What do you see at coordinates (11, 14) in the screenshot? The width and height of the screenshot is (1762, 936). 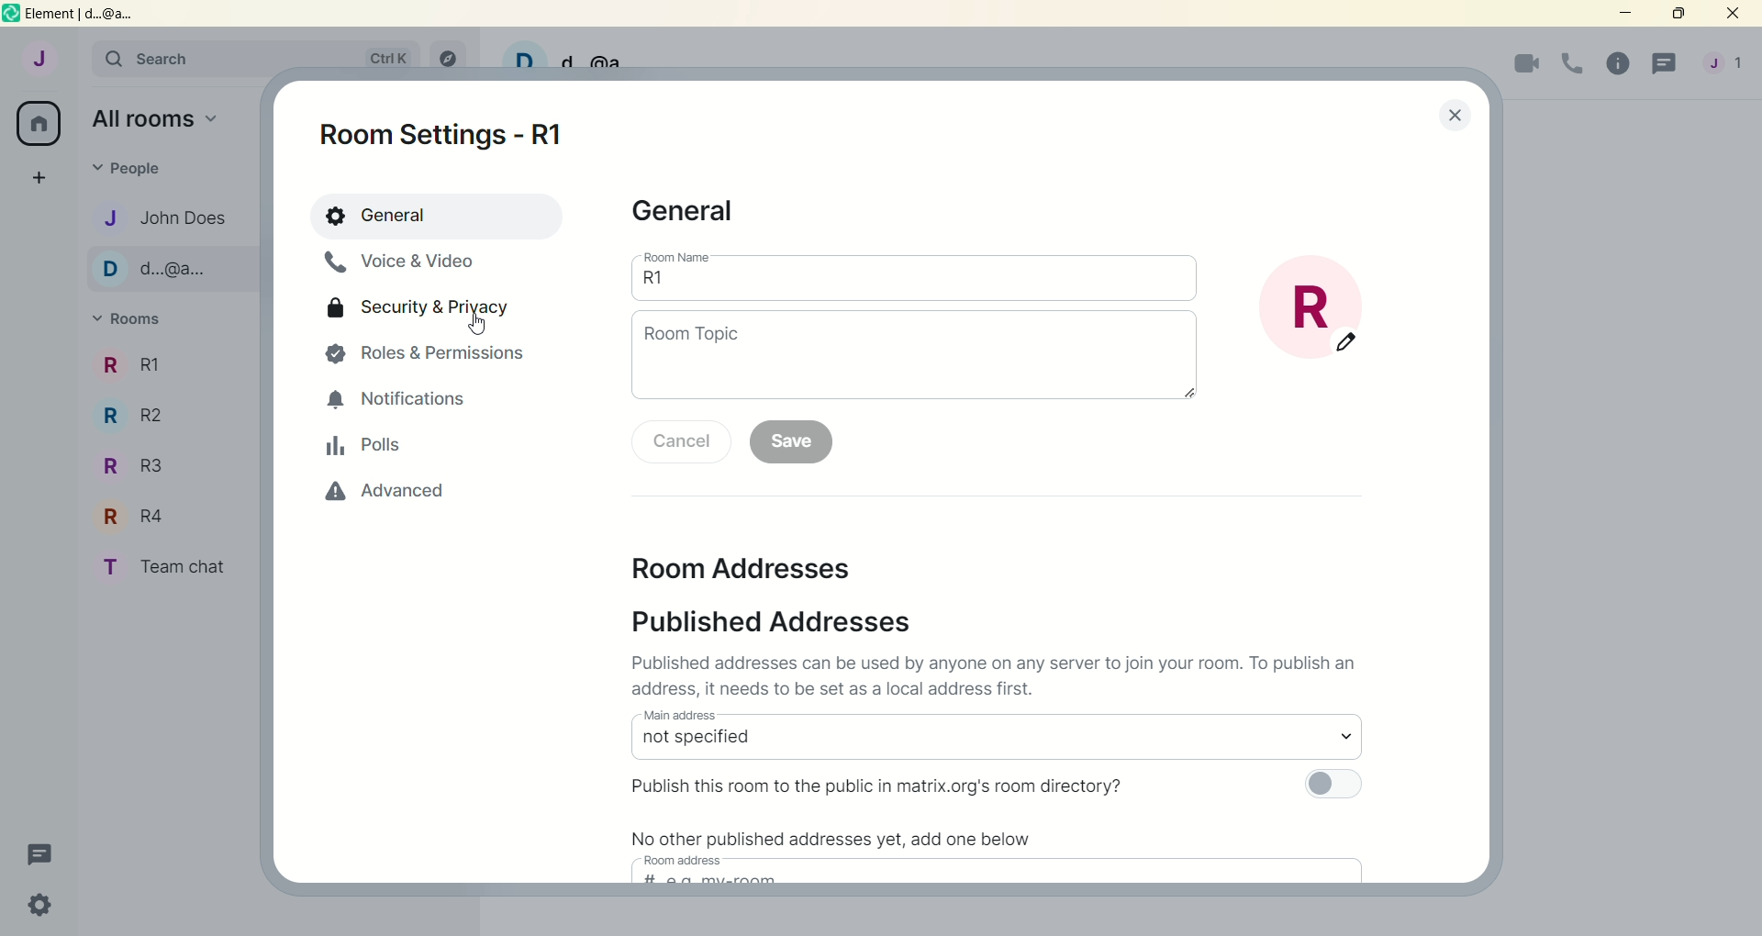 I see `logo` at bounding box center [11, 14].